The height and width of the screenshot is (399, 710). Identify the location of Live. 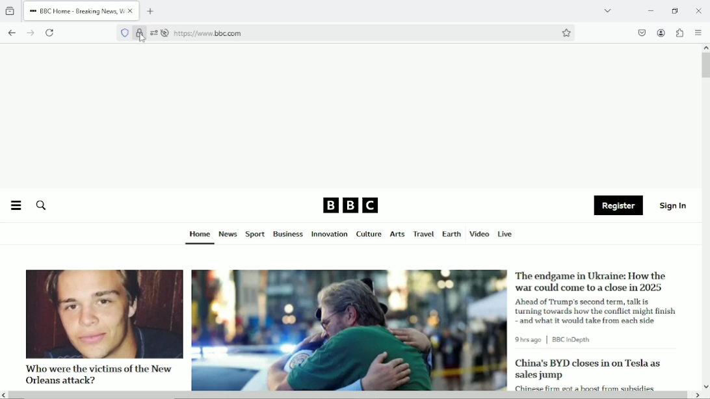
(505, 233).